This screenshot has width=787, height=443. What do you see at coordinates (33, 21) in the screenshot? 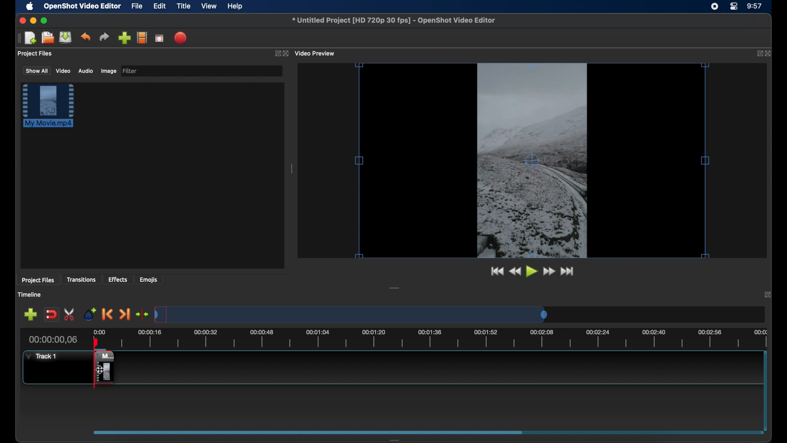
I see `minimize` at bounding box center [33, 21].